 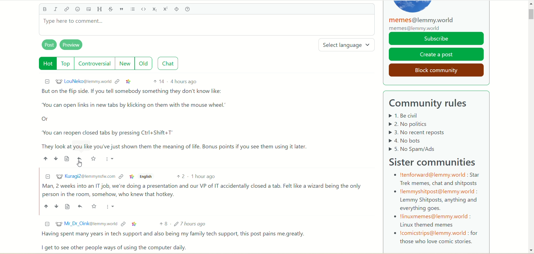 What do you see at coordinates (94, 159) in the screenshot?
I see `save` at bounding box center [94, 159].